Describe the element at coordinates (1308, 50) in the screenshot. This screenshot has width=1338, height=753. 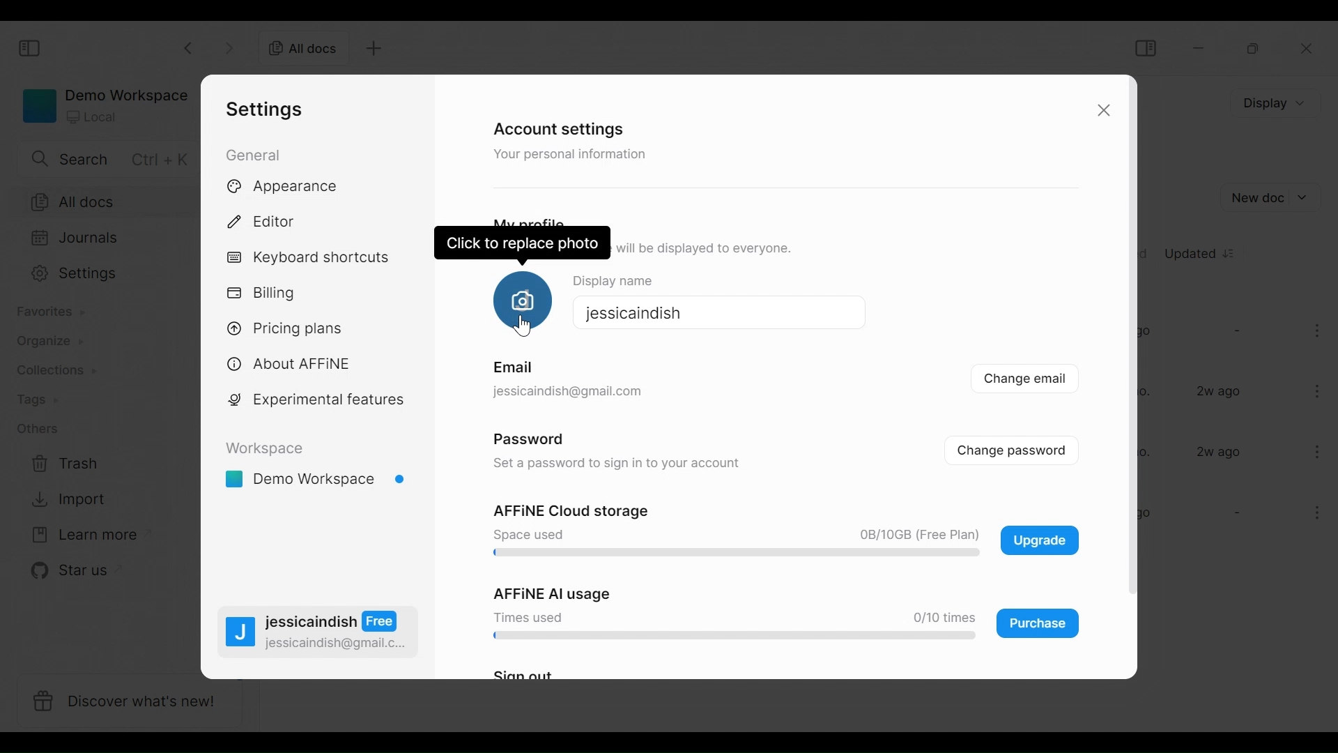
I see `Close` at that location.